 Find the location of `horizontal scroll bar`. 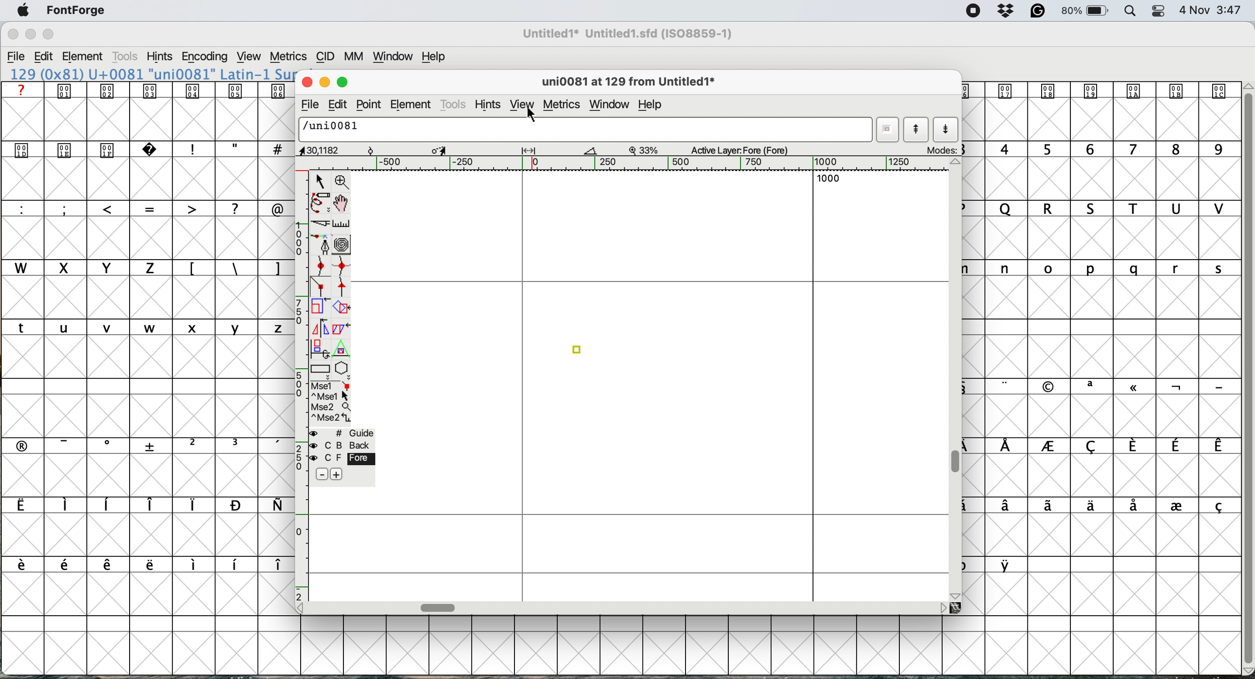

horizontal scroll bar is located at coordinates (441, 607).